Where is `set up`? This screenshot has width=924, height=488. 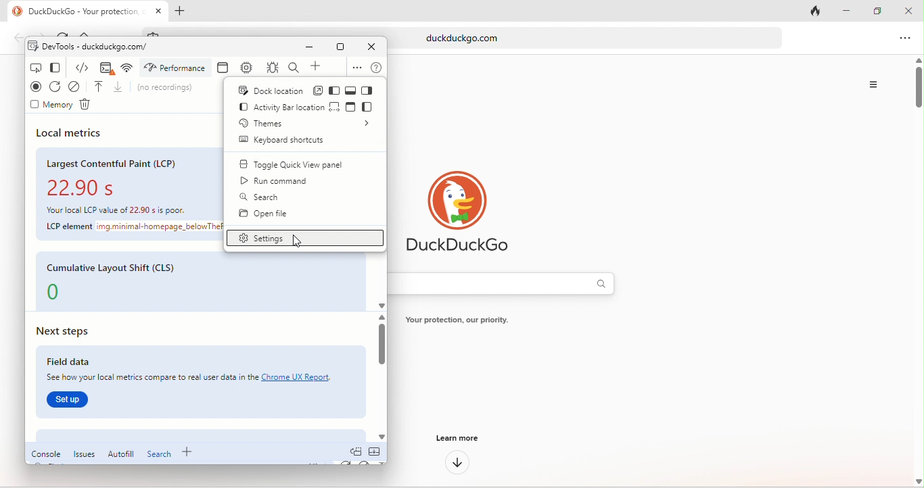
set up is located at coordinates (68, 400).